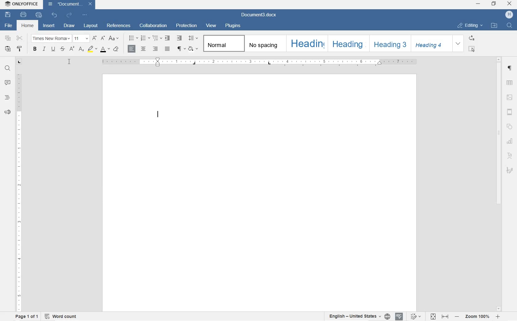 This screenshot has width=517, height=321. I want to click on SET TEXT OR DOCUMENT LANGUAGE, so click(358, 316).